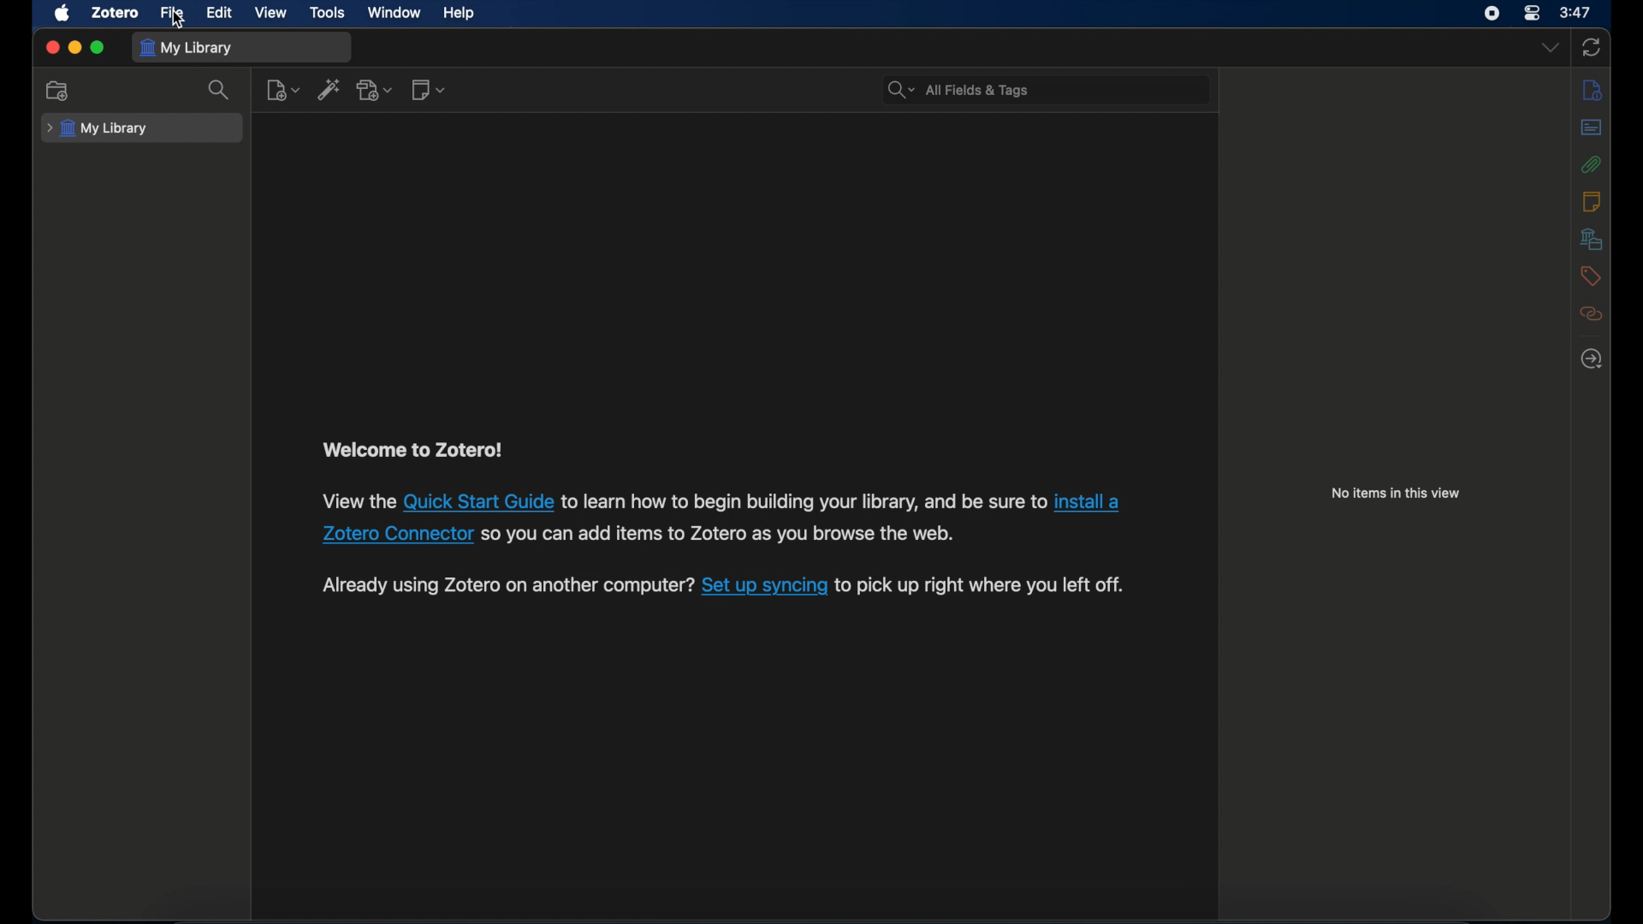 The height and width of the screenshot is (924, 1643). Describe the element at coordinates (396, 13) in the screenshot. I see `window` at that location.